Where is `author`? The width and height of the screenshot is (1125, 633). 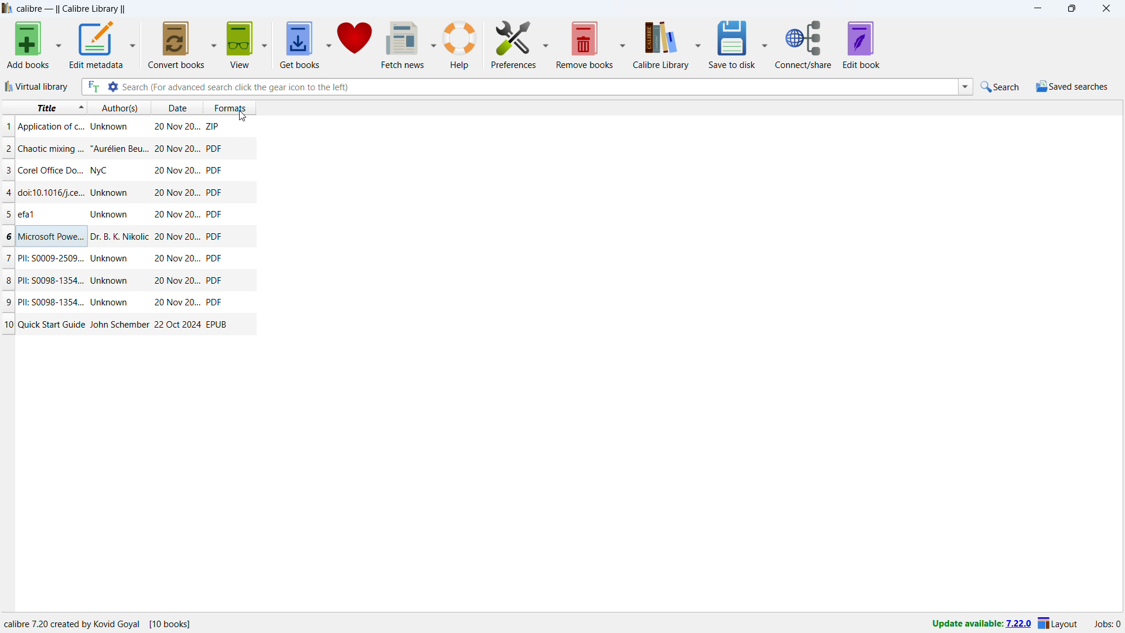 author is located at coordinates (120, 148).